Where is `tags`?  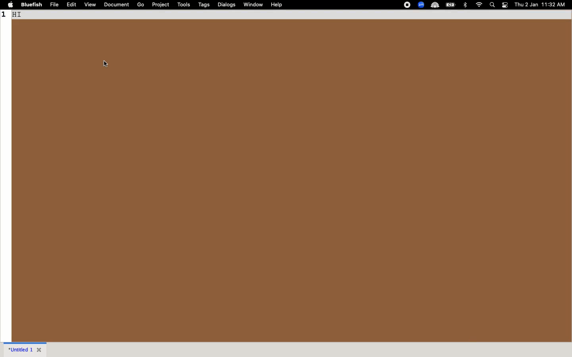
tags is located at coordinates (205, 5).